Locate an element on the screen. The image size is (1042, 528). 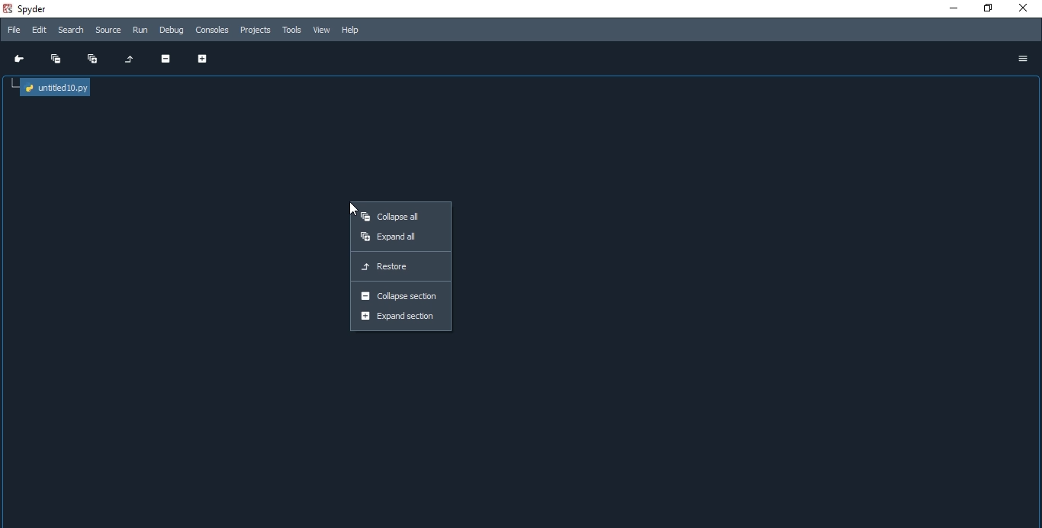
untitled file tree is located at coordinates (57, 86).